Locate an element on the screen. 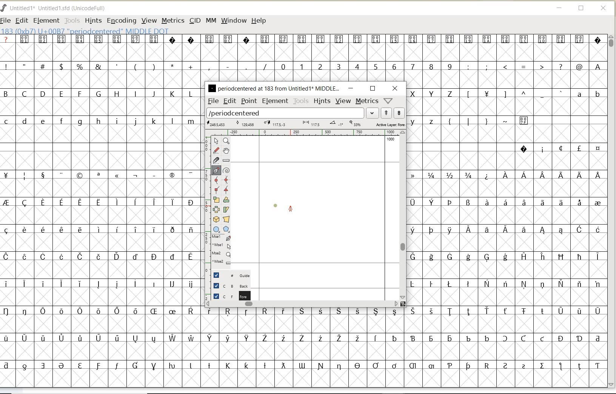  EDIT is located at coordinates (22, 21).